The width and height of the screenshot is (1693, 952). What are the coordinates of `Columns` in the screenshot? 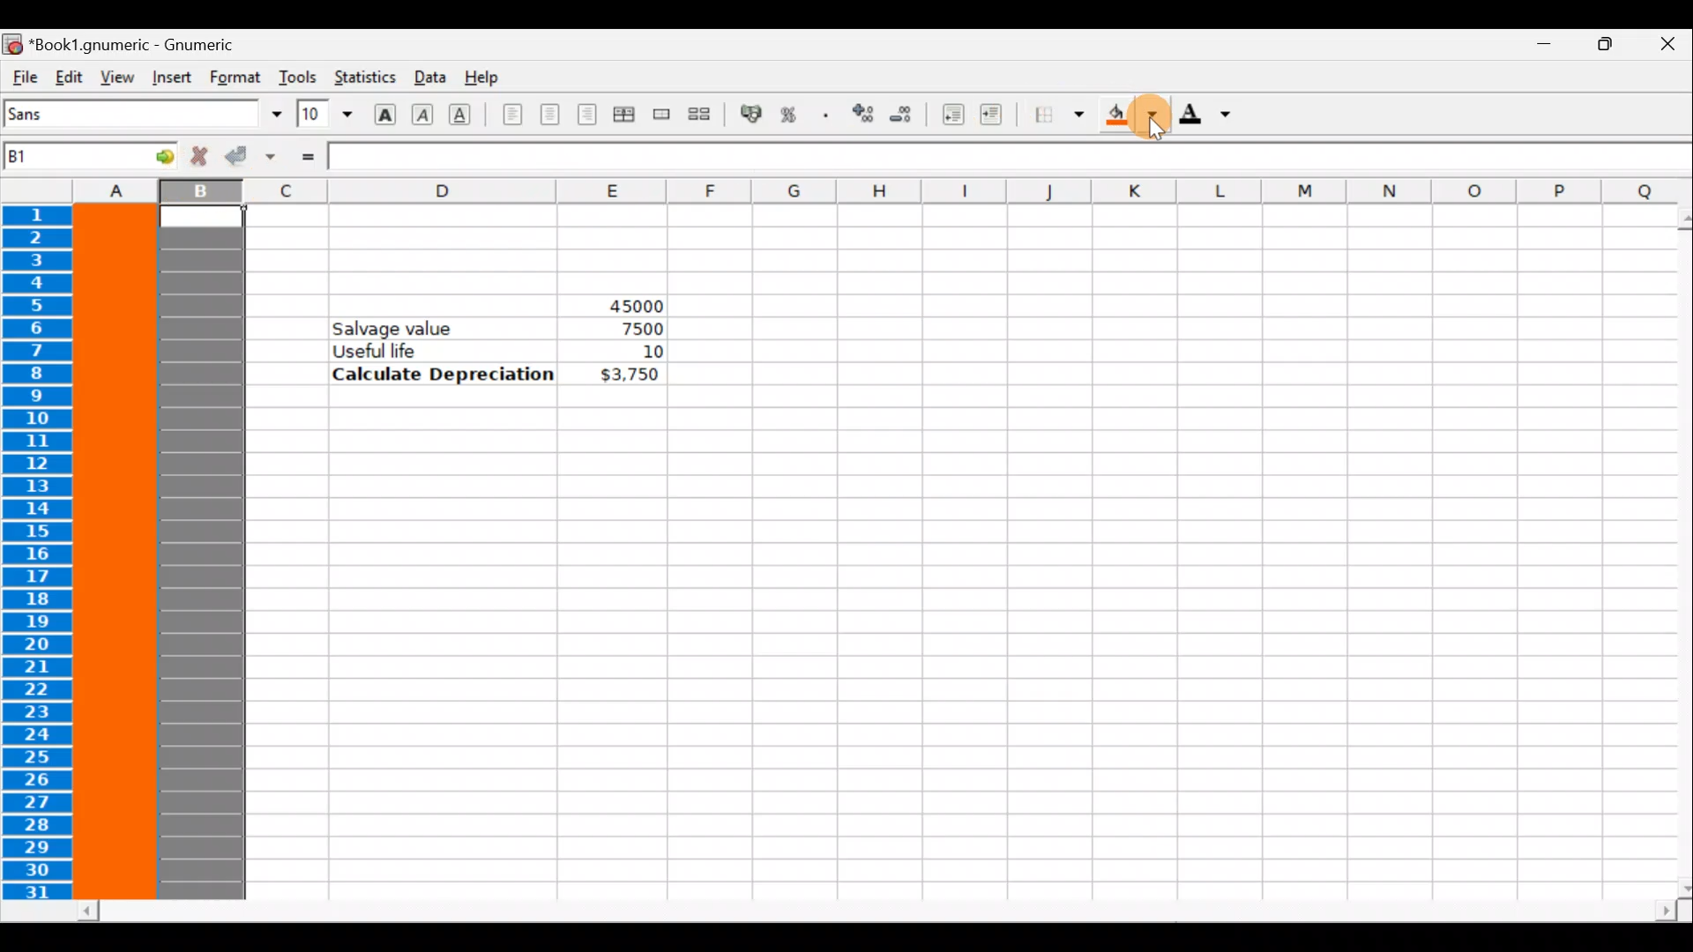 It's located at (845, 190).